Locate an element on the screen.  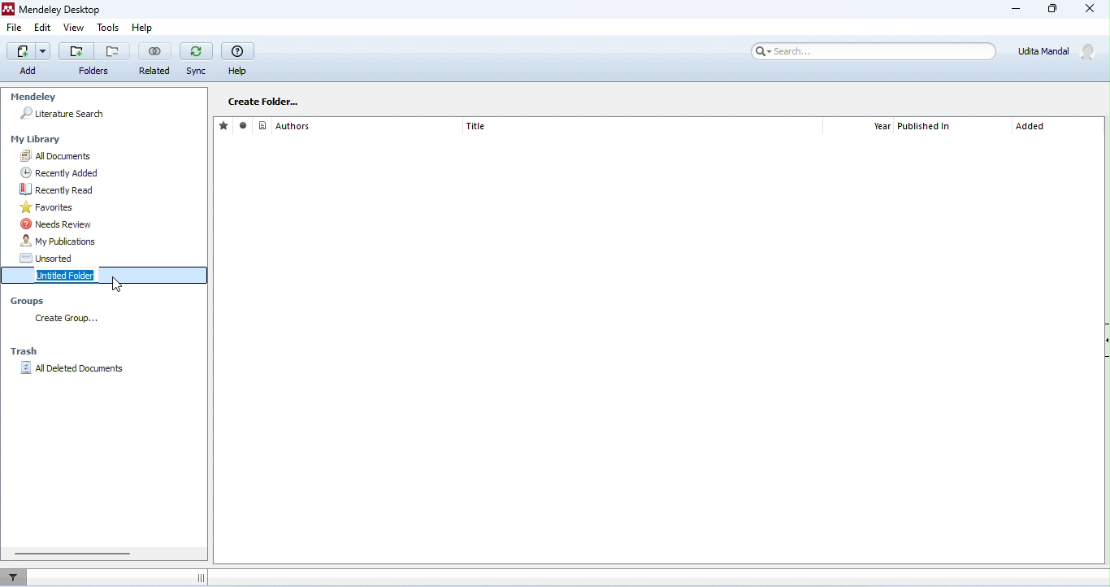
title is located at coordinates (476, 126).